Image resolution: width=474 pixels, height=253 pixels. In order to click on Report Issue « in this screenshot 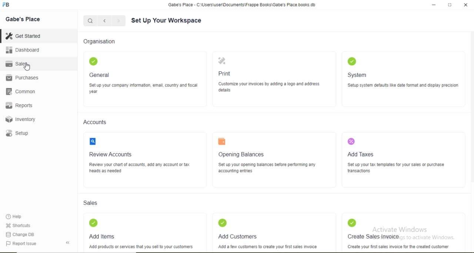, I will do `click(39, 244)`.